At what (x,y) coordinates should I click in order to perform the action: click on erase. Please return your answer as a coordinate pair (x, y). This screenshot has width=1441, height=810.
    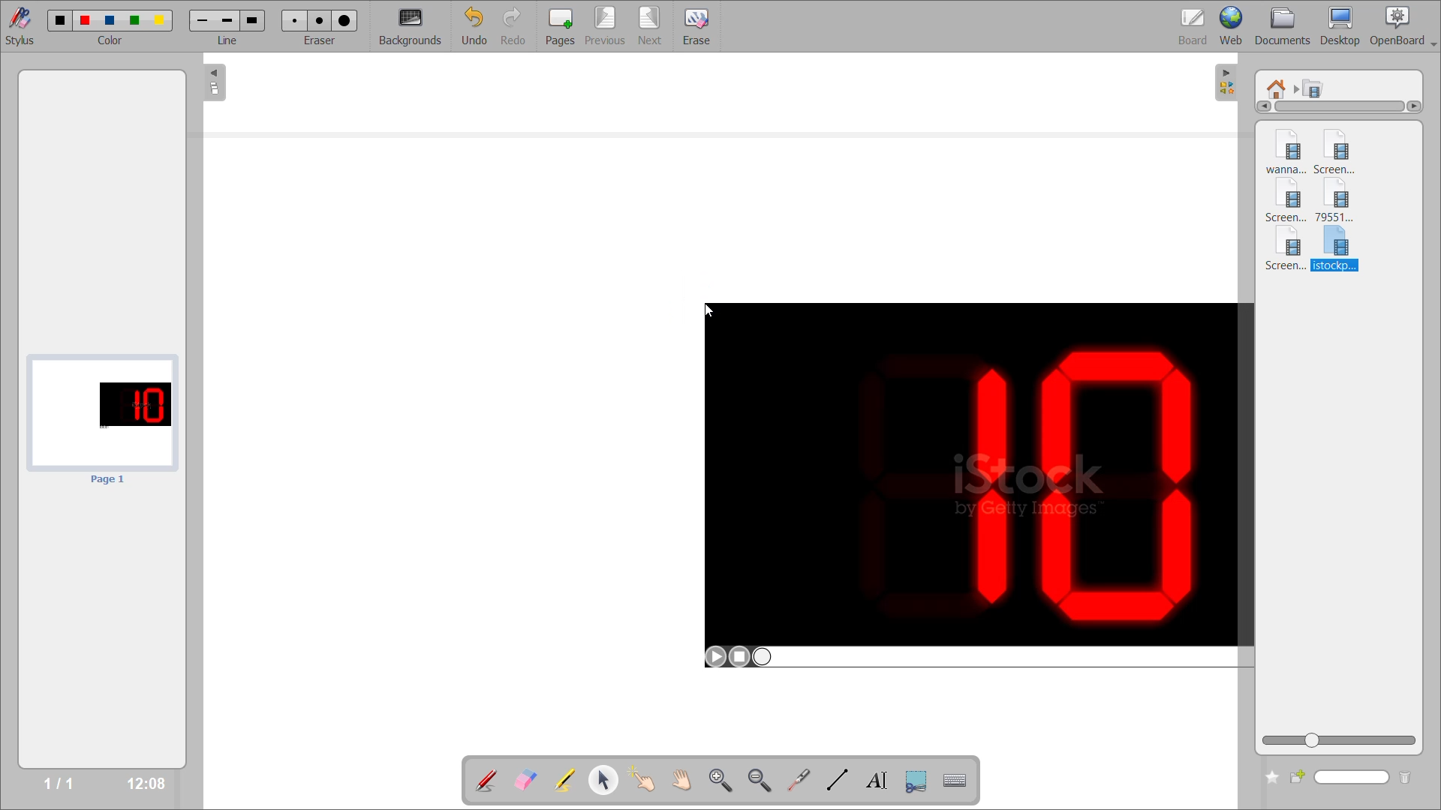
    Looking at the image, I should click on (698, 28).